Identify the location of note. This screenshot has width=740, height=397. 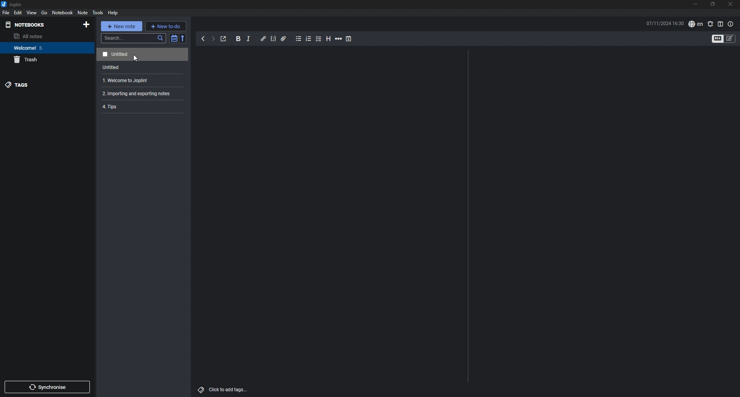
(143, 108).